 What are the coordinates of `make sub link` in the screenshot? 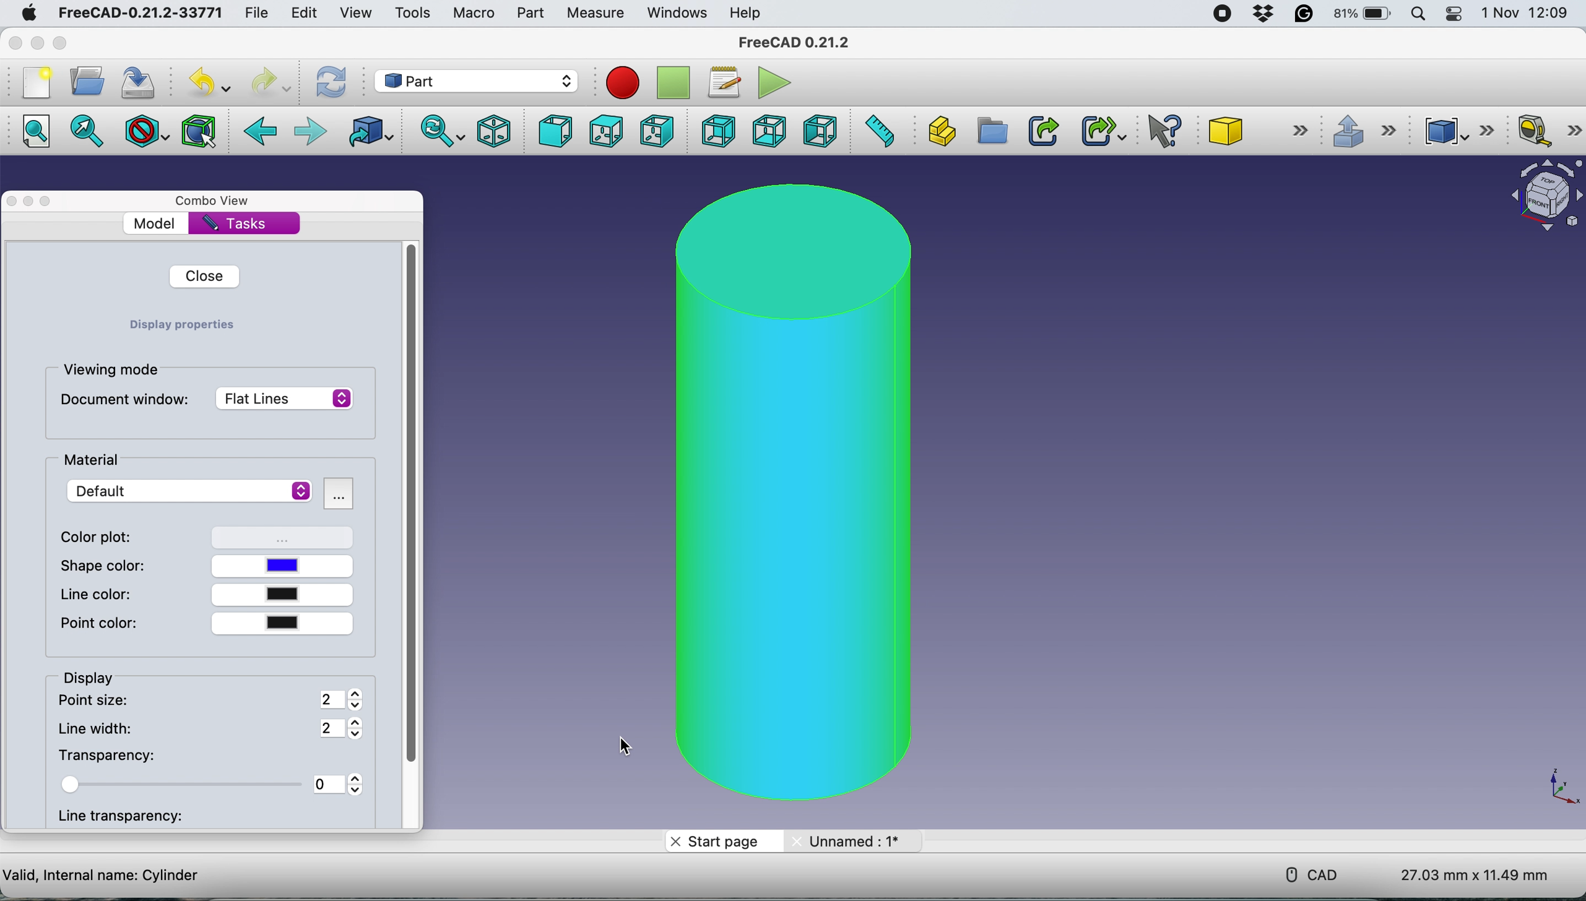 It's located at (1099, 130).